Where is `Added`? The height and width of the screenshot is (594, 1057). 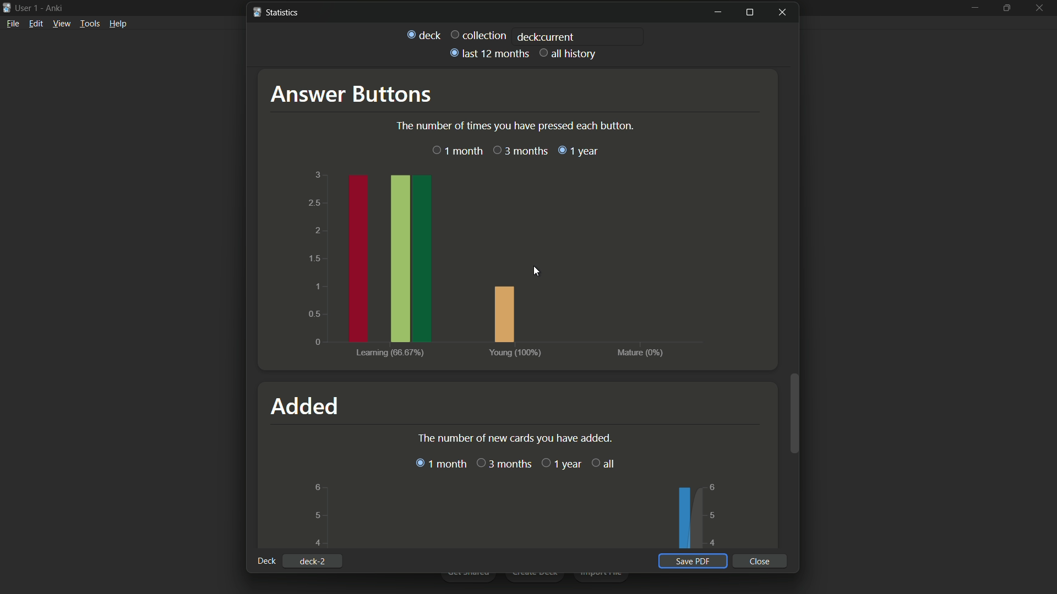
Added is located at coordinates (306, 406).